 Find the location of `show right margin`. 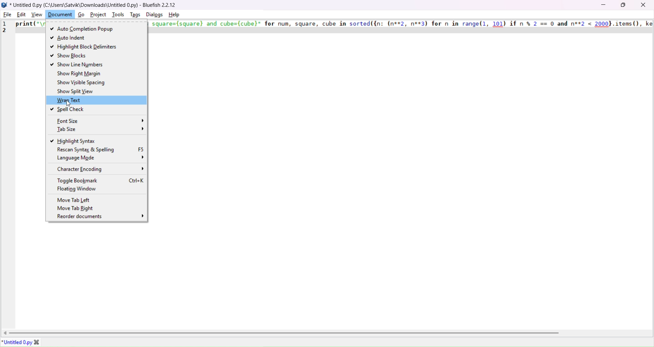

show right margin is located at coordinates (78, 73).